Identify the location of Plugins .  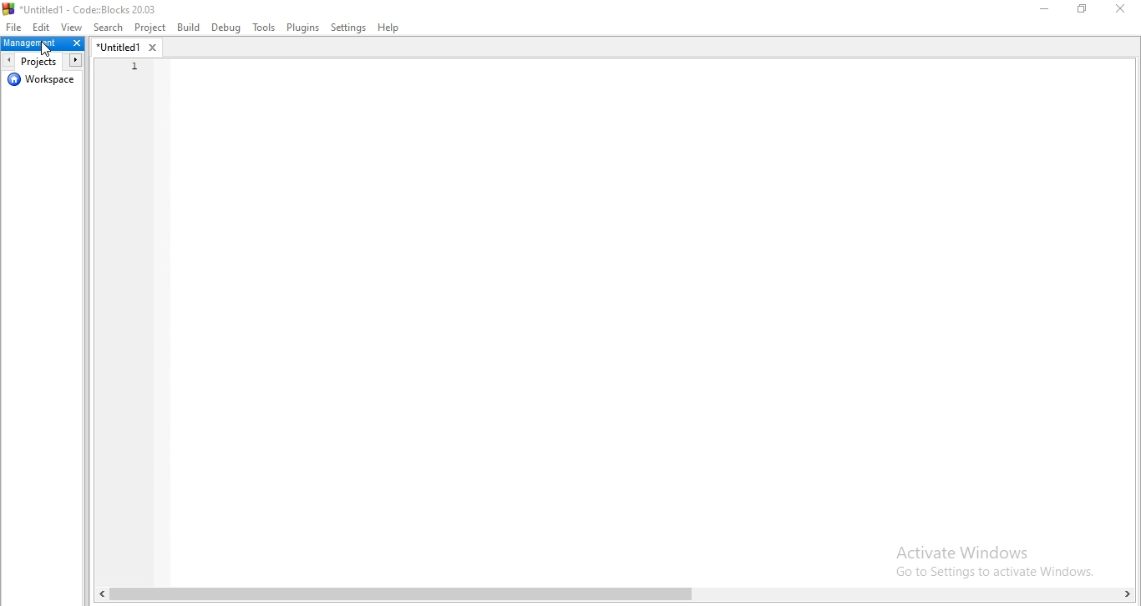
(302, 28).